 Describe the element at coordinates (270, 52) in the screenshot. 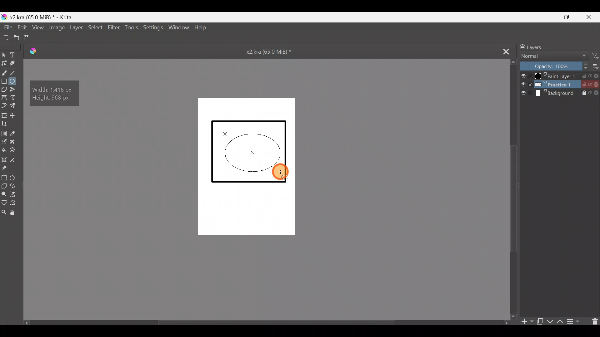

I see `x2.kra (65.0 MiB) *` at that location.